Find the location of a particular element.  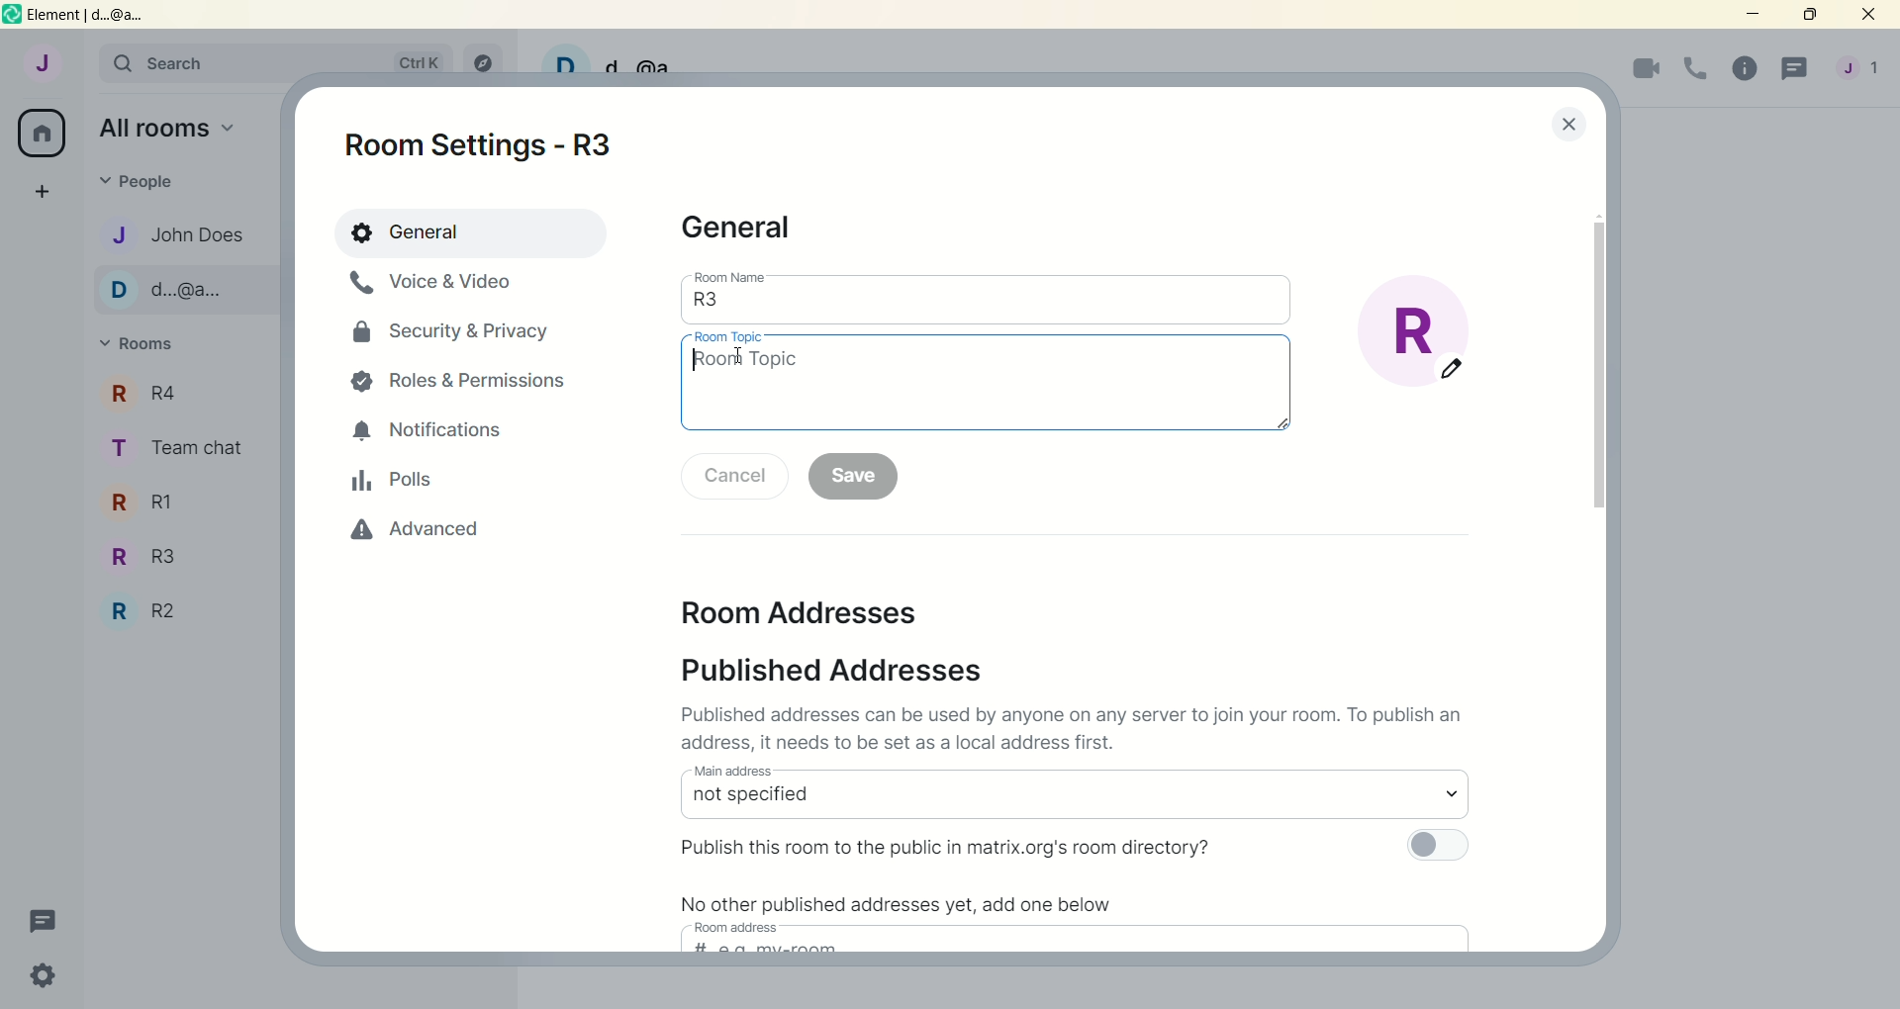

threads is located at coordinates (49, 922).